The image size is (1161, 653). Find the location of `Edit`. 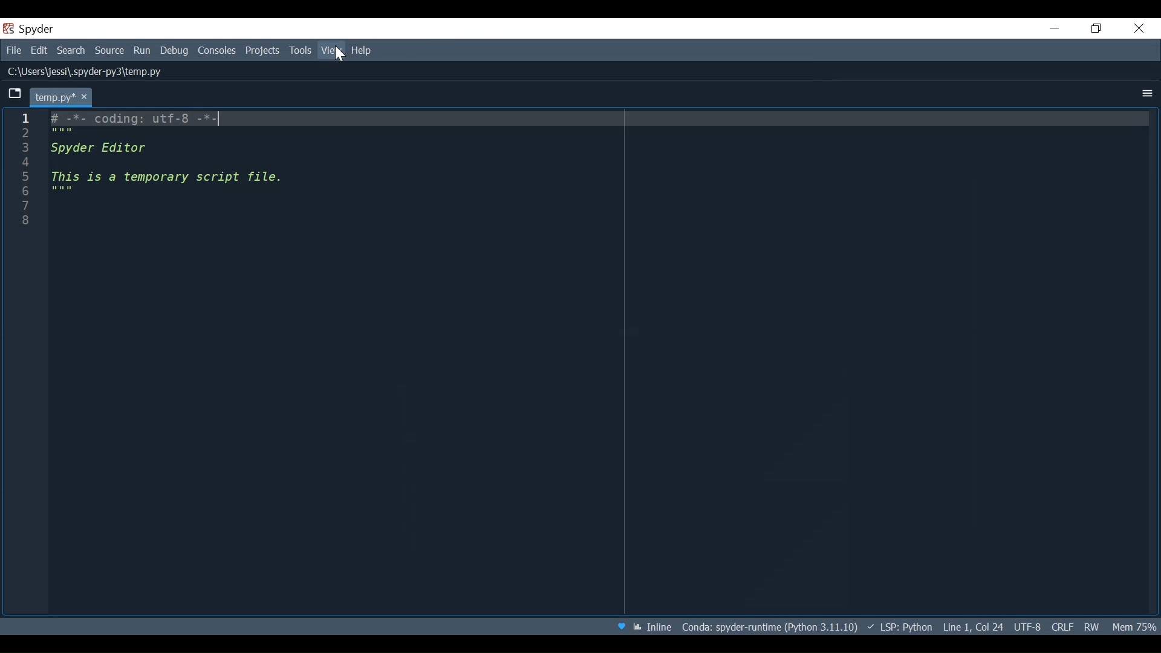

Edit is located at coordinates (39, 49).